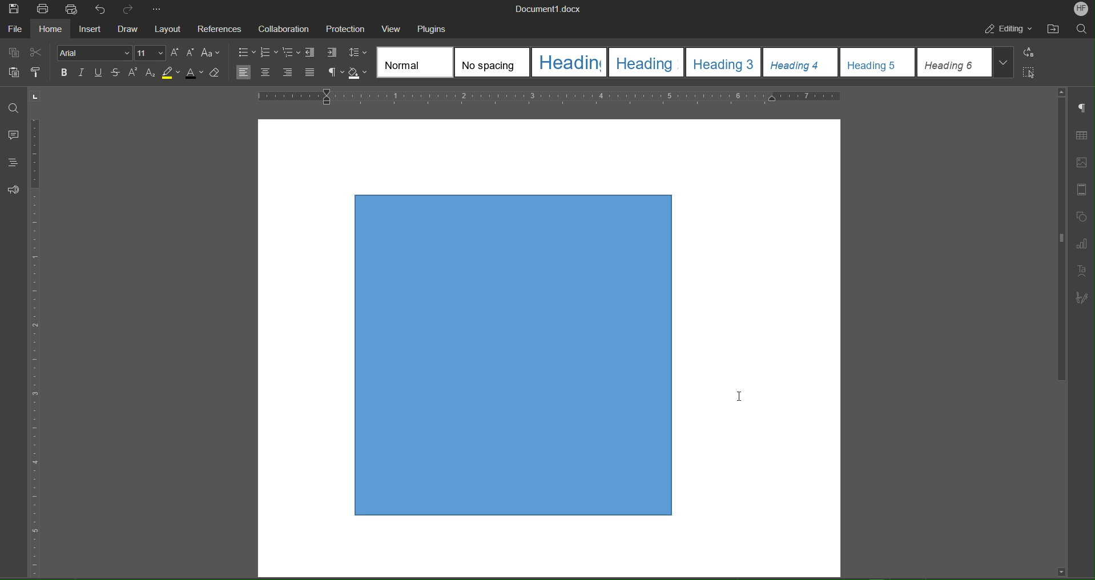 This screenshot has height=580, width=1095. I want to click on Search, so click(1084, 29).